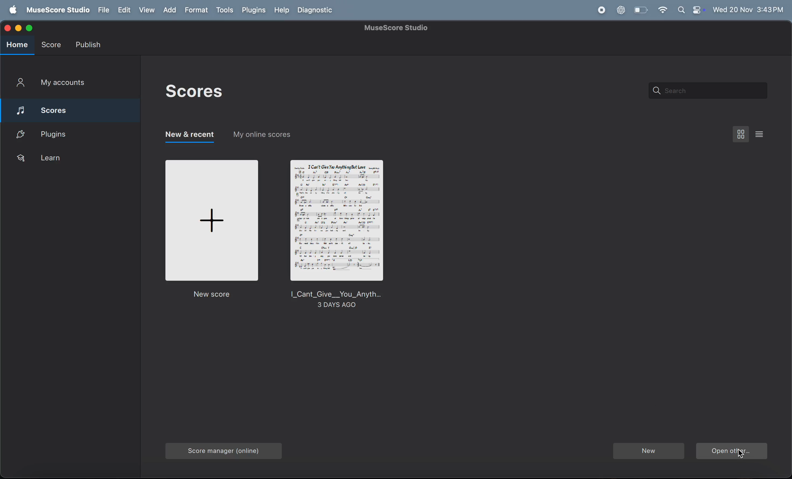 The width and height of the screenshot is (792, 479). What do you see at coordinates (123, 9) in the screenshot?
I see `edit` at bounding box center [123, 9].